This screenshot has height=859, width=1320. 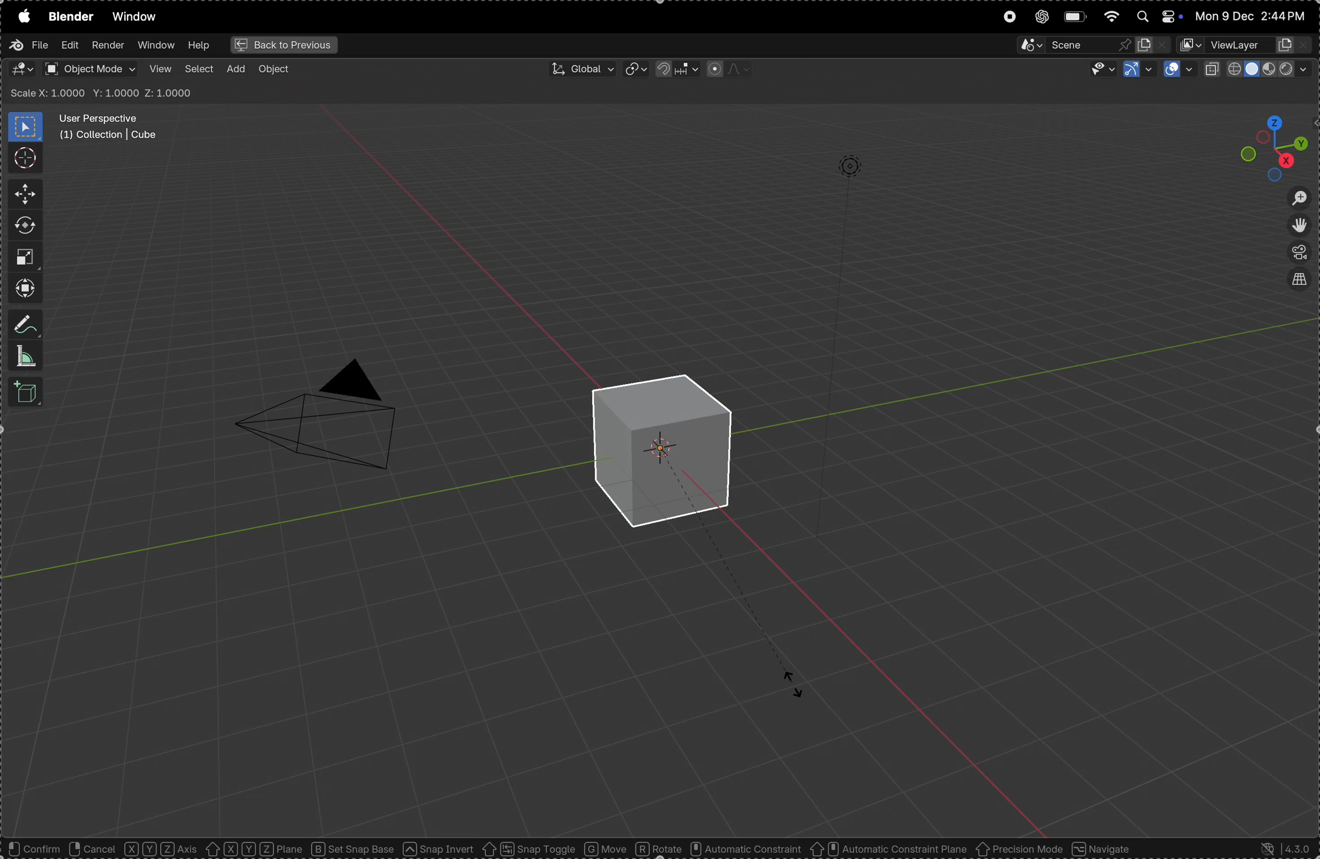 I want to click on proportional fall off, so click(x=727, y=69).